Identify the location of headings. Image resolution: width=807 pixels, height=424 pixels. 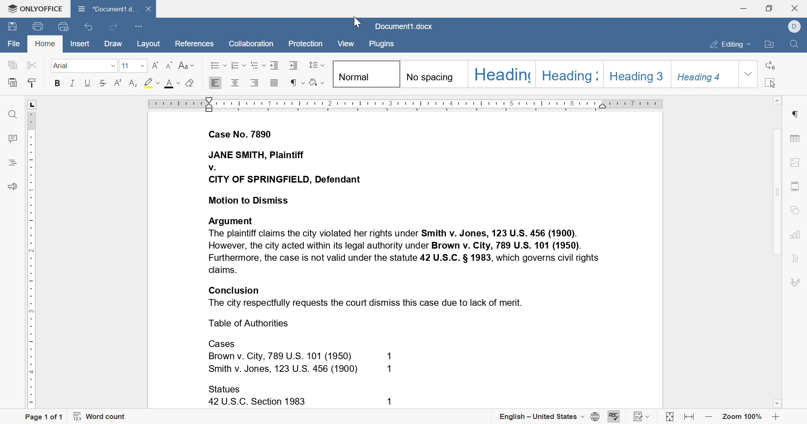
(14, 164).